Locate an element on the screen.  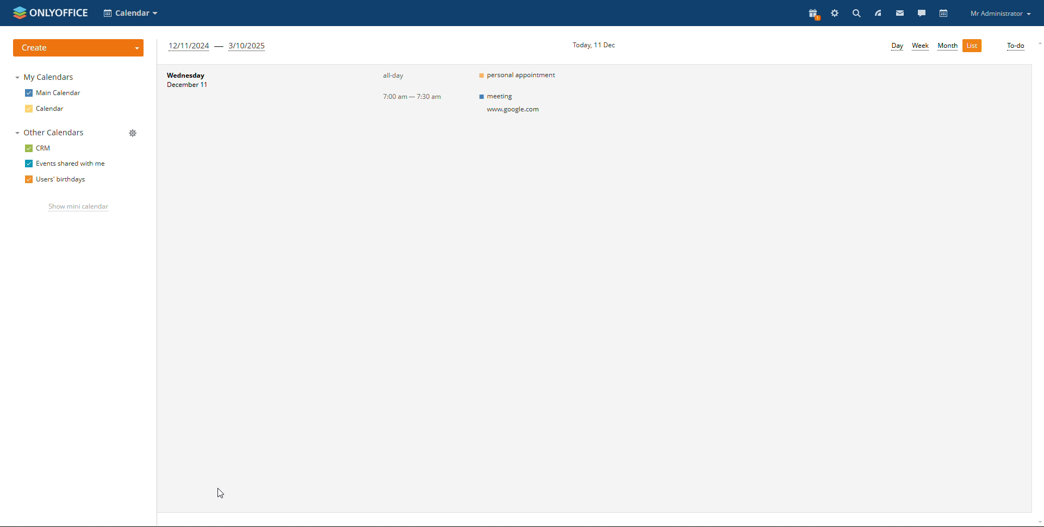
current date is located at coordinates (593, 46).